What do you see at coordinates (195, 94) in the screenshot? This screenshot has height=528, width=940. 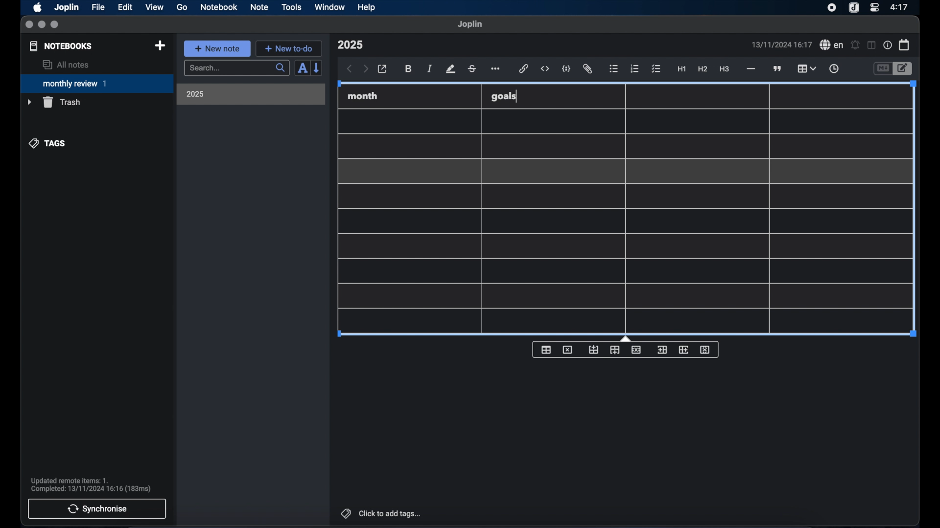 I see `2025` at bounding box center [195, 94].